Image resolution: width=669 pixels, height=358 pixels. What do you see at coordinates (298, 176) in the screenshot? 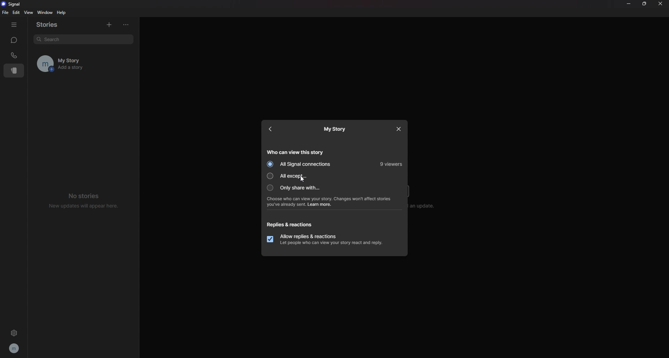
I see `all except` at bounding box center [298, 176].